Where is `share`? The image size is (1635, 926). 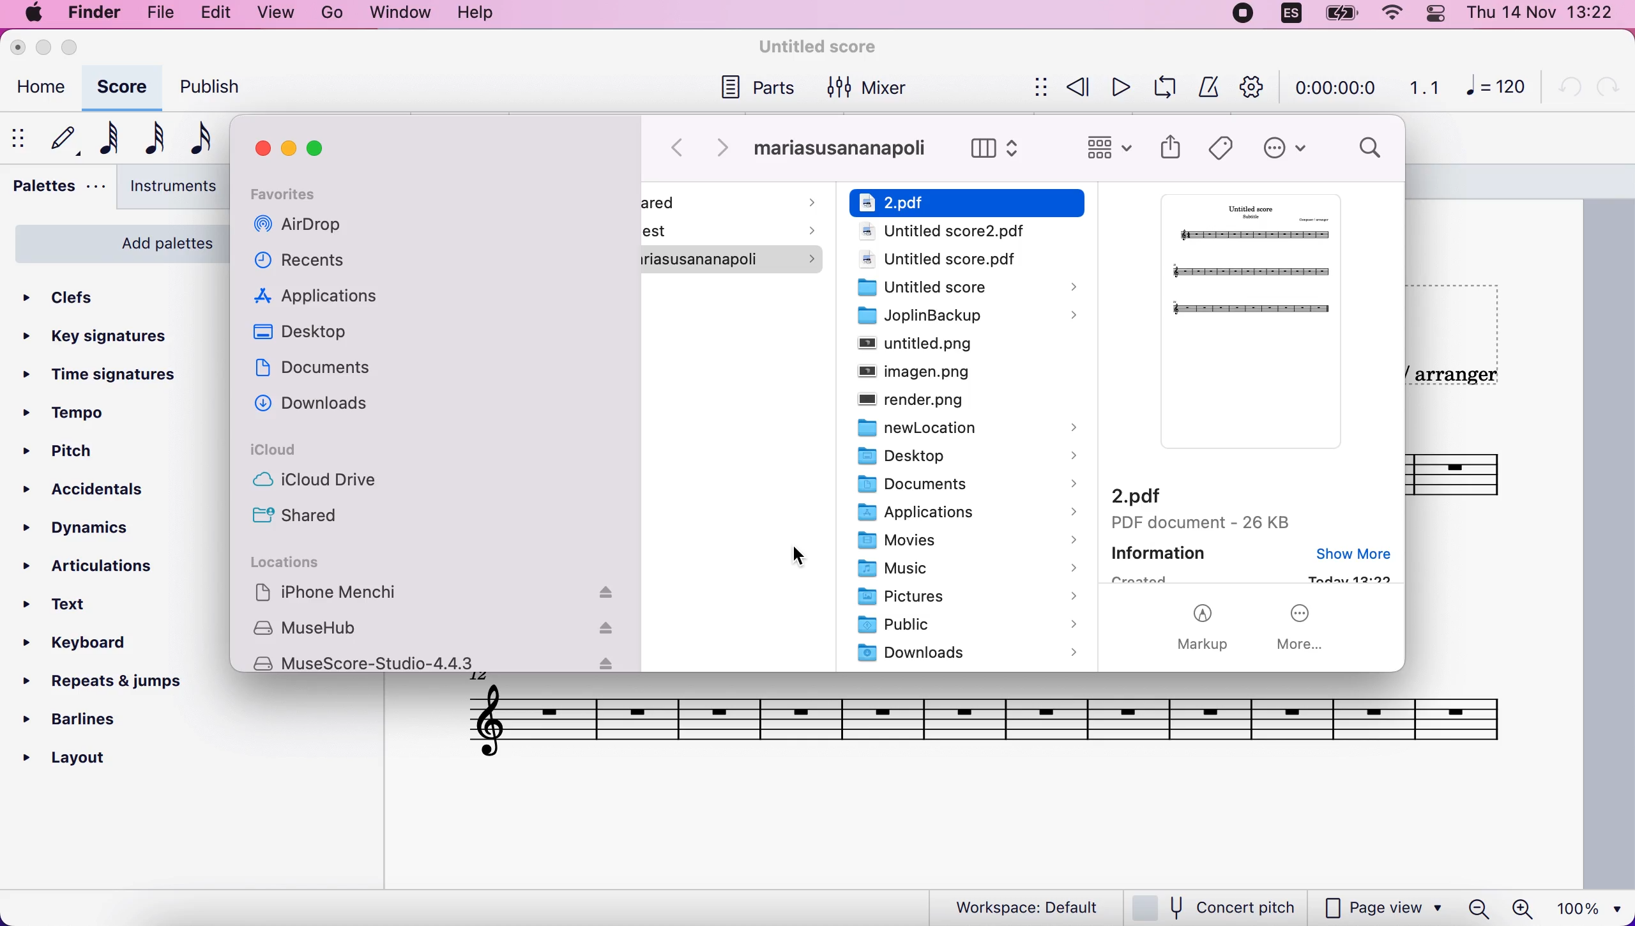 share is located at coordinates (1172, 151).